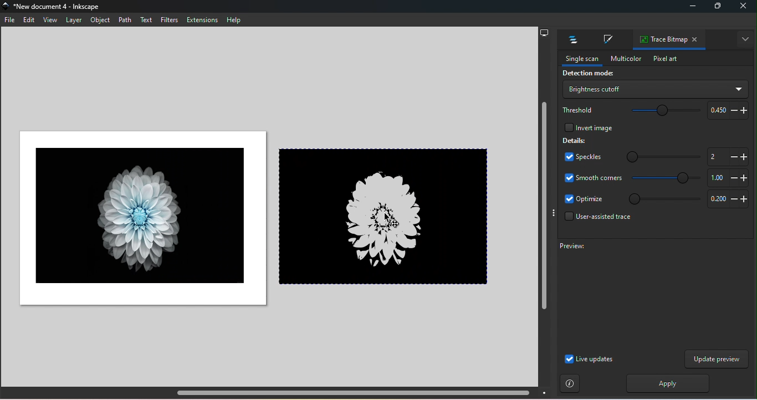 The image size is (757, 400). Describe the element at coordinates (606, 40) in the screenshot. I see `Fill and stroke` at that location.